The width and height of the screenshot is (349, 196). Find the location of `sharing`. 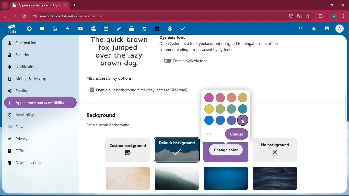

sharing is located at coordinates (36, 90).